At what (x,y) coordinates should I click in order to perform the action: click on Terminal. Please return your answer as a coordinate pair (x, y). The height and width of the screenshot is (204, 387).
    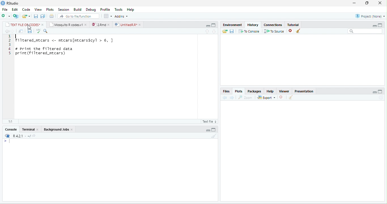
    Looking at the image, I should click on (27, 129).